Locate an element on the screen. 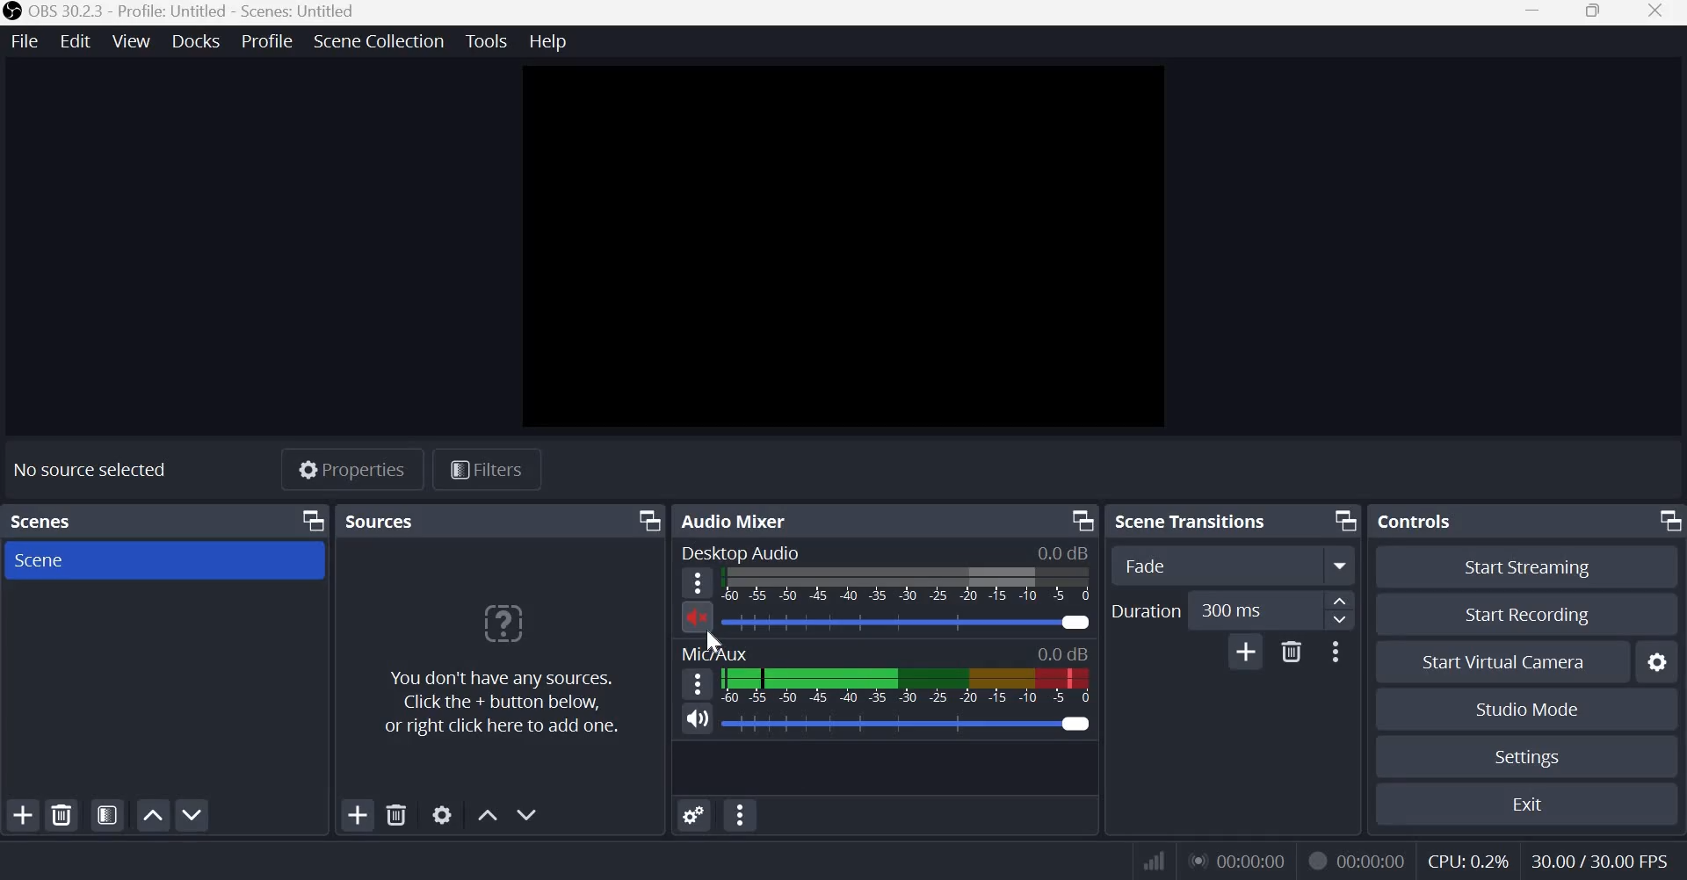 Image resolution: width=1687 pixels, height=880 pixels. Audio Mixer is located at coordinates (739, 520).